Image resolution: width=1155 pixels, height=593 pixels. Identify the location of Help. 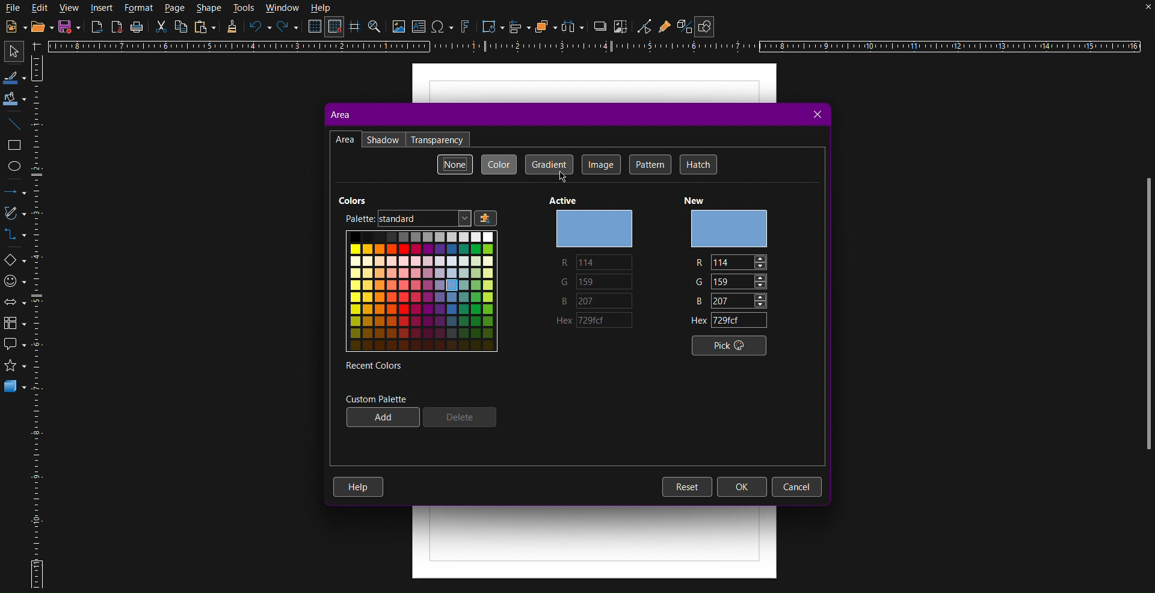
(322, 8).